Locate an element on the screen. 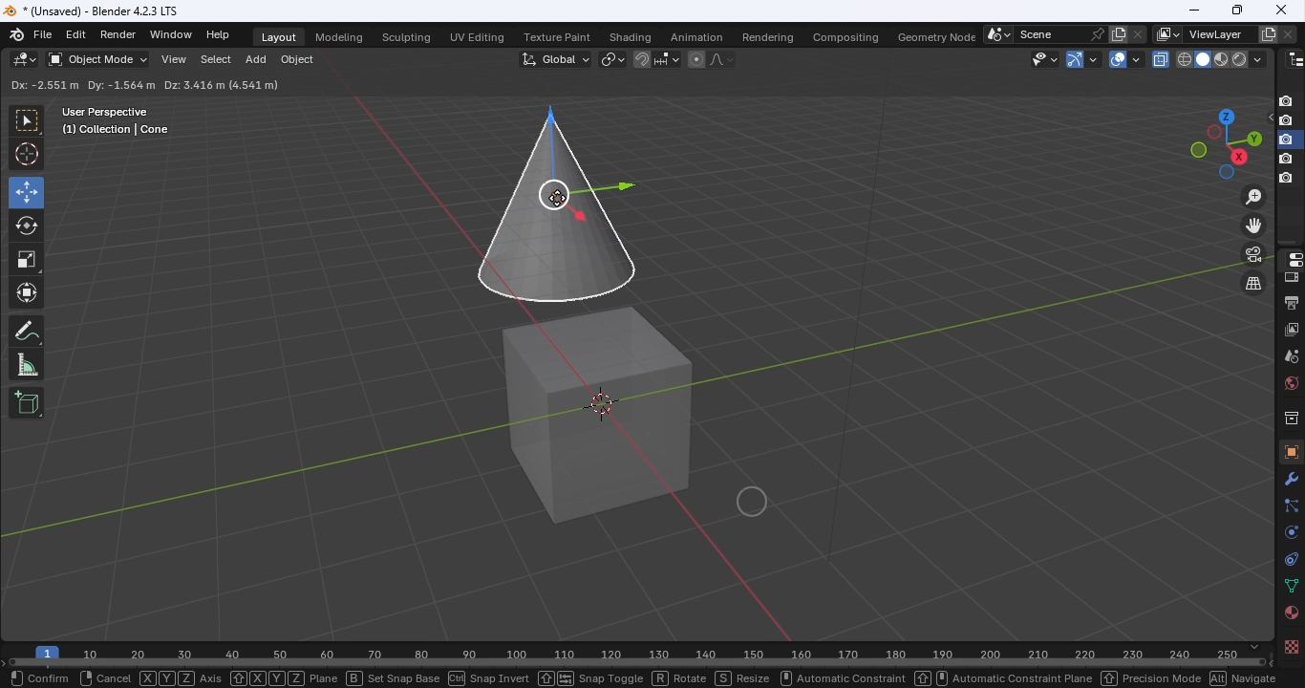  viewpoint shader: solid is located at coordinates (1201, 59).